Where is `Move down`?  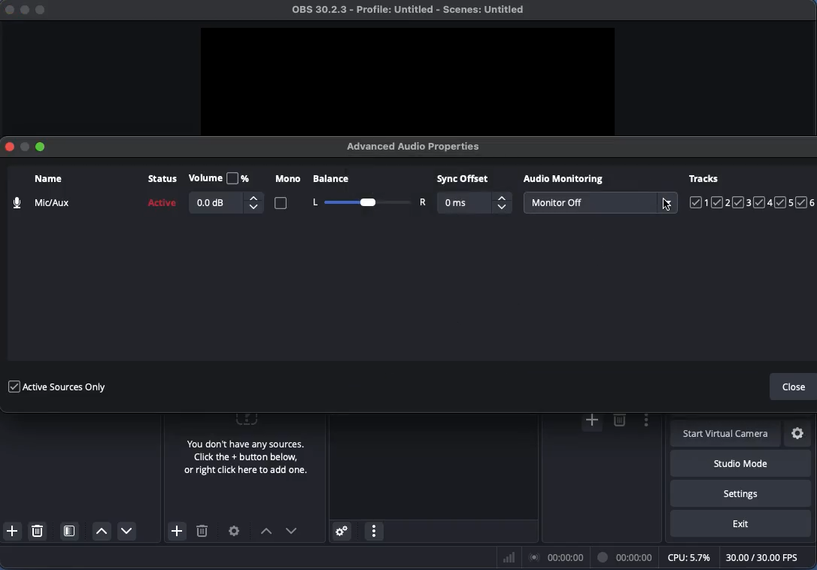 Move down is located at coordinates (126, 530).